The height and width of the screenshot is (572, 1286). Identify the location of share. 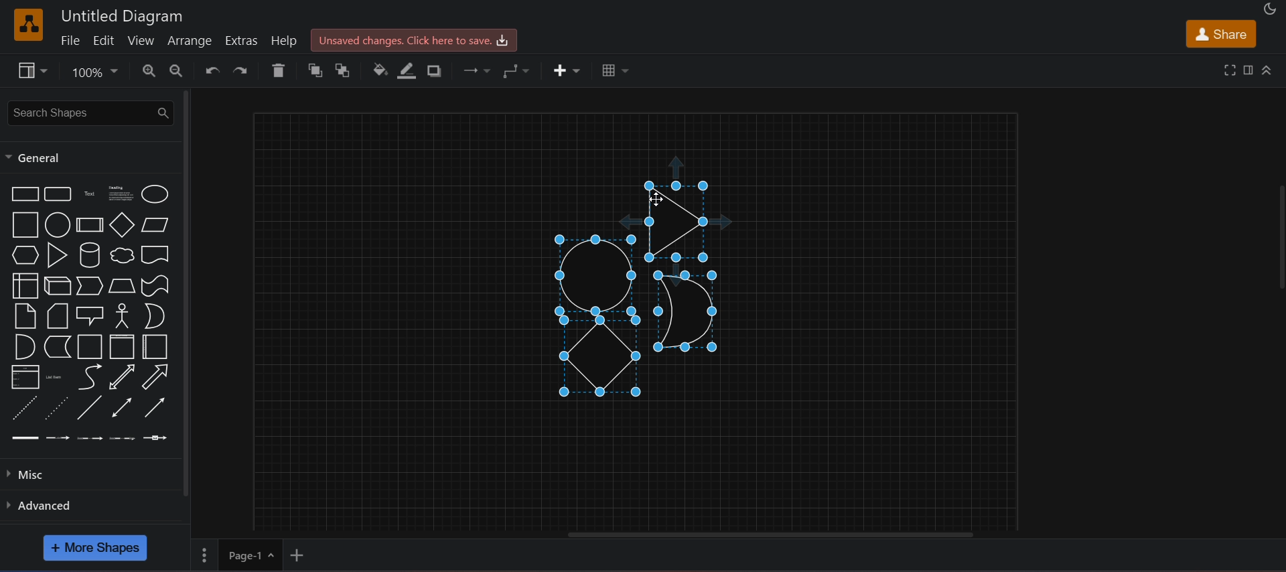
(1220, 33).